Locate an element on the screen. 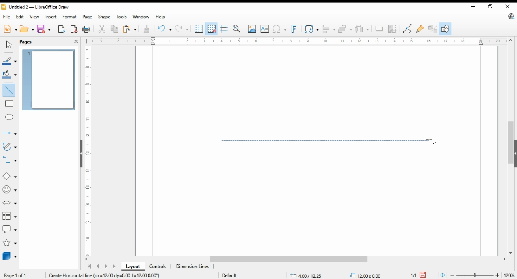 This screenshot has height=279, width=517. format is located at coordinates (70, 17).